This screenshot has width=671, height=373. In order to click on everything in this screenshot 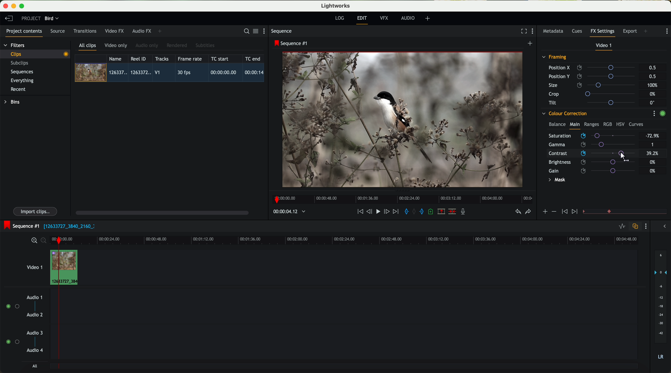, I will do `click(22, 81)`.